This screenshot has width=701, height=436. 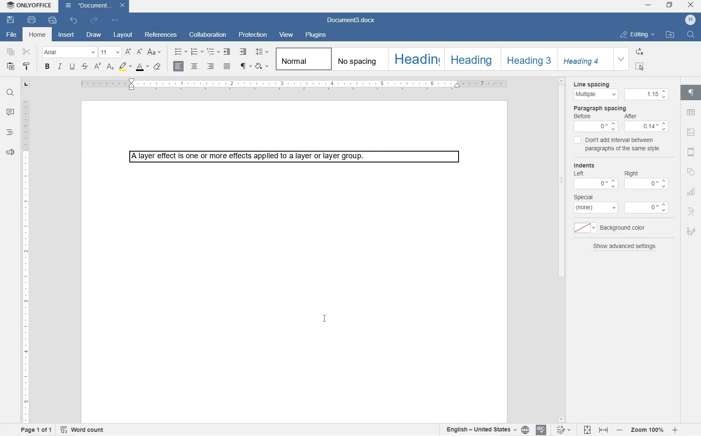 I want to click on HP, so click(x=689, y=20).